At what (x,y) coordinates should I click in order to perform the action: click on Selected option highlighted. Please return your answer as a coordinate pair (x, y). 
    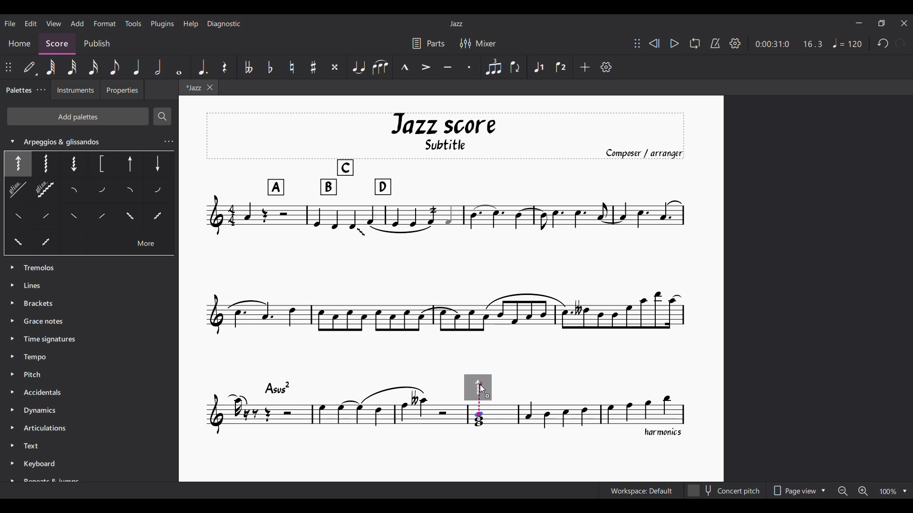
    Looking at the image, I should click on (14, 164).